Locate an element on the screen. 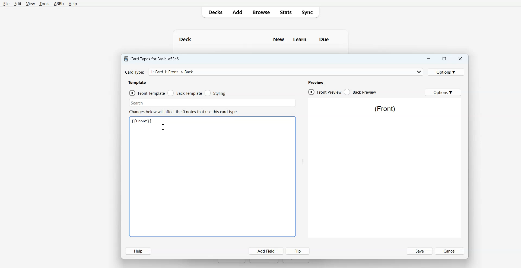 The height and width of the screenshot is (268, 521). Cancel is located at coordinates (450, 251).